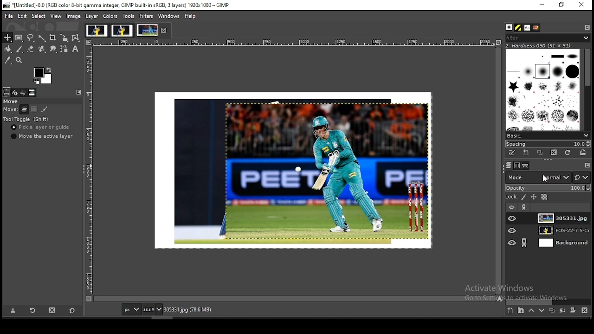 Image resolution: width=594 pixels, height=334 pixels. What do you see at coordinates (8, 38) in the screenshot?
I see `move tool` at bounding box center [8, 38].